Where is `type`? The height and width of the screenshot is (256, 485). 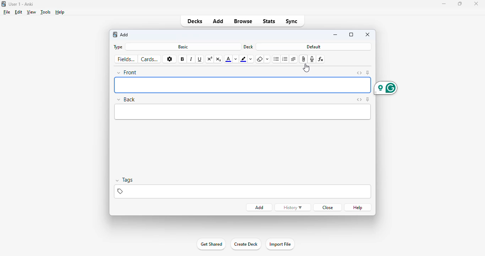 type is located at coordinates (118, 47).